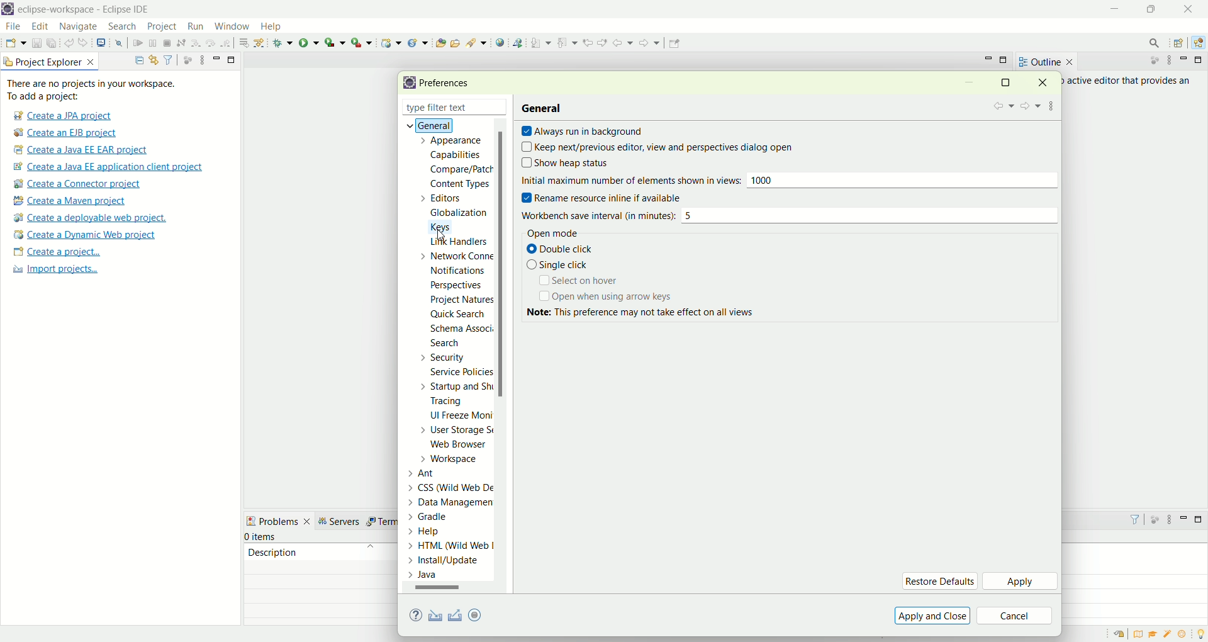 This screenshot has width=1208, height=642. I want to click on Java EE, so click(1200, 43).